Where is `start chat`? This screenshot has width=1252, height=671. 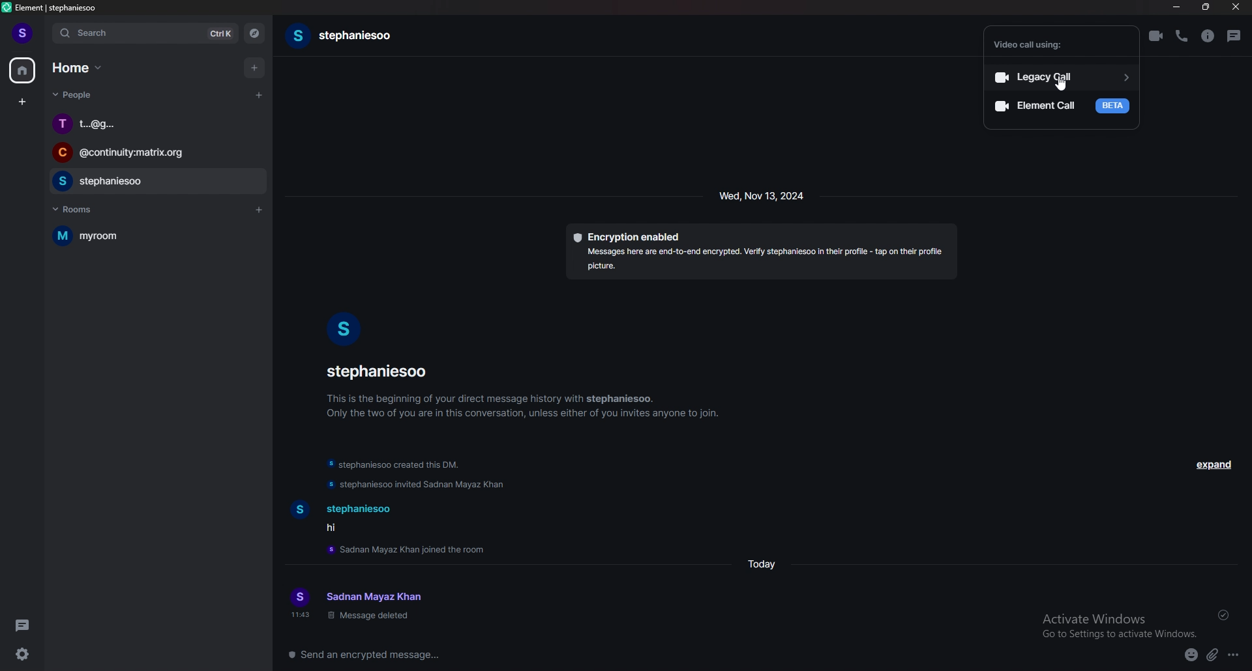 start chat is located at coordinates (259, 94).